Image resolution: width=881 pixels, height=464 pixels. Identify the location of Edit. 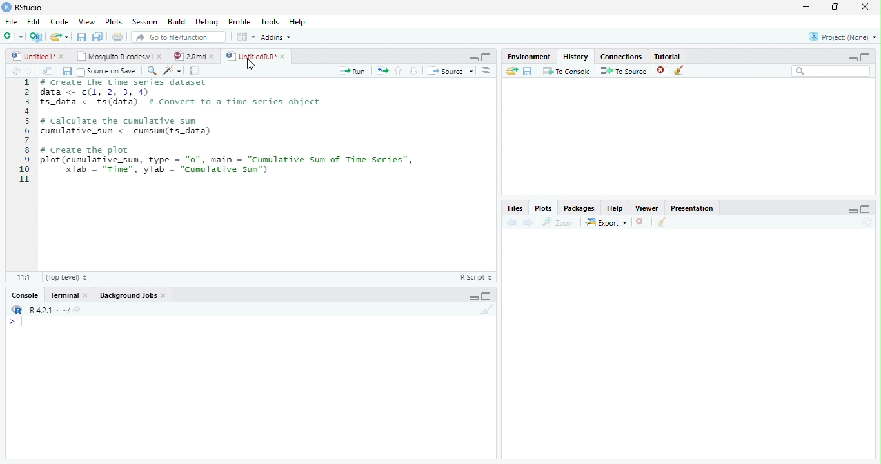
(35, 23).